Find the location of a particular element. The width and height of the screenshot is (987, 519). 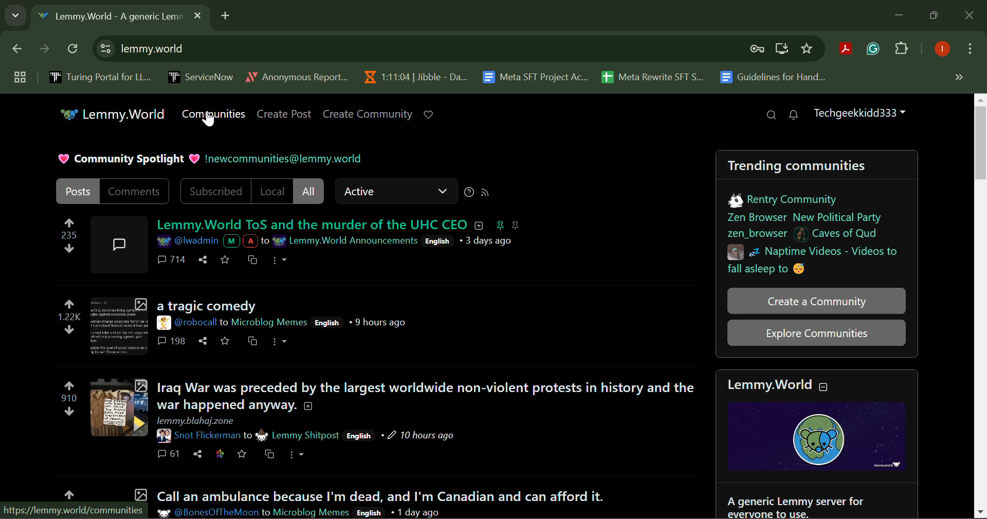

Lemmy Shitpost is located at coordinates (306, 435).